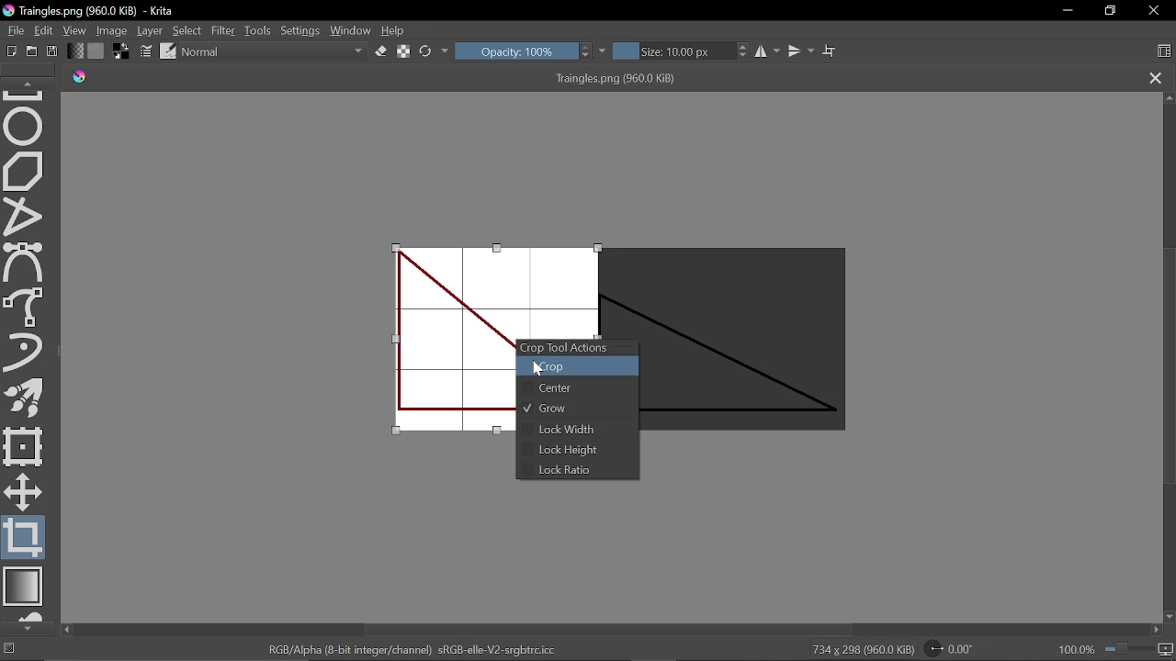  I want to click on Vertical mirror tool, so click(802, 50).